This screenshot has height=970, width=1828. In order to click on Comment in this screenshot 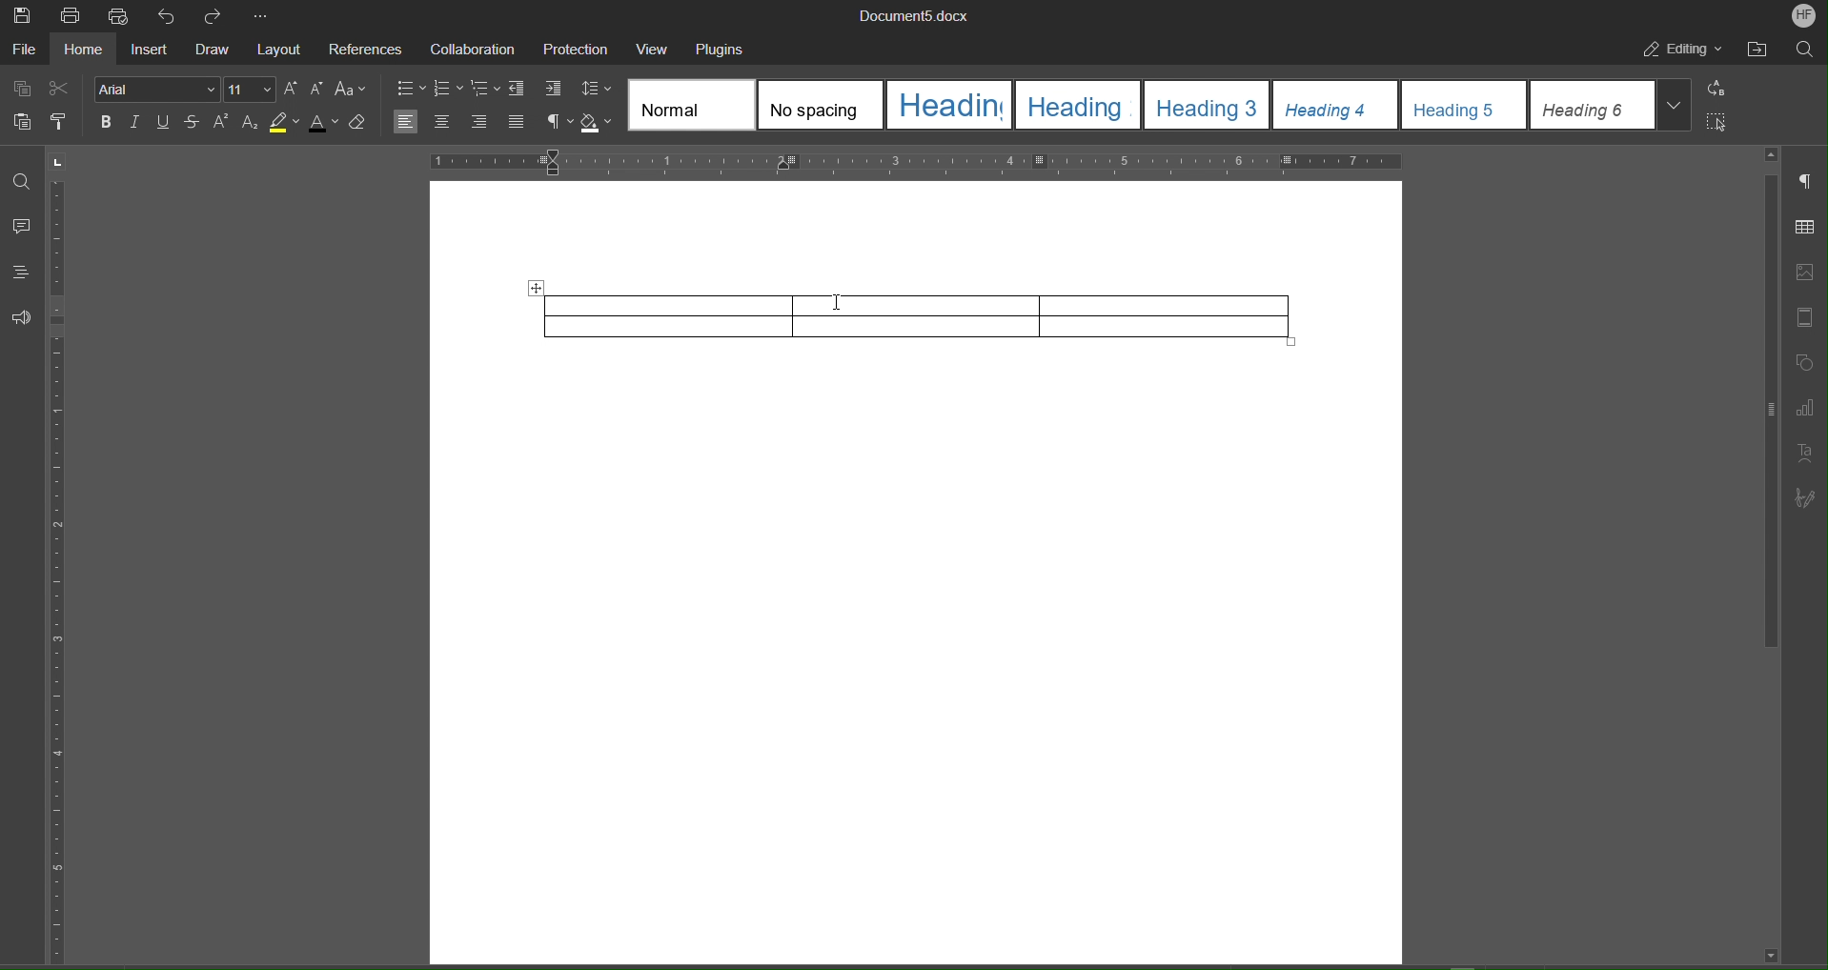, I will do `click(23, 228)`.